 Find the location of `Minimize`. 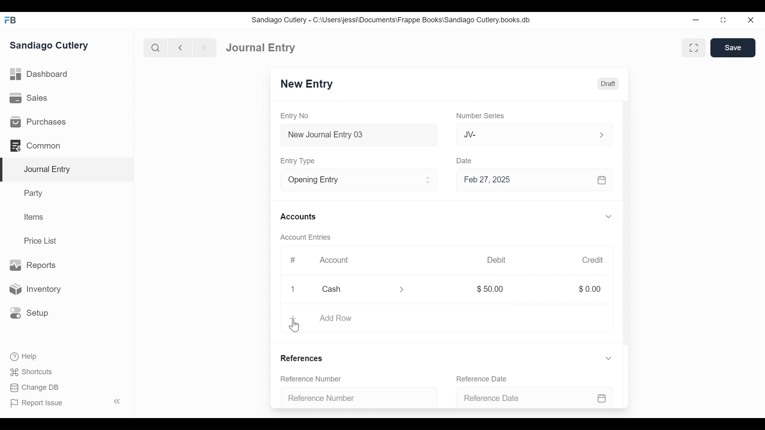

Minimize is located at coordinates (697, 20).